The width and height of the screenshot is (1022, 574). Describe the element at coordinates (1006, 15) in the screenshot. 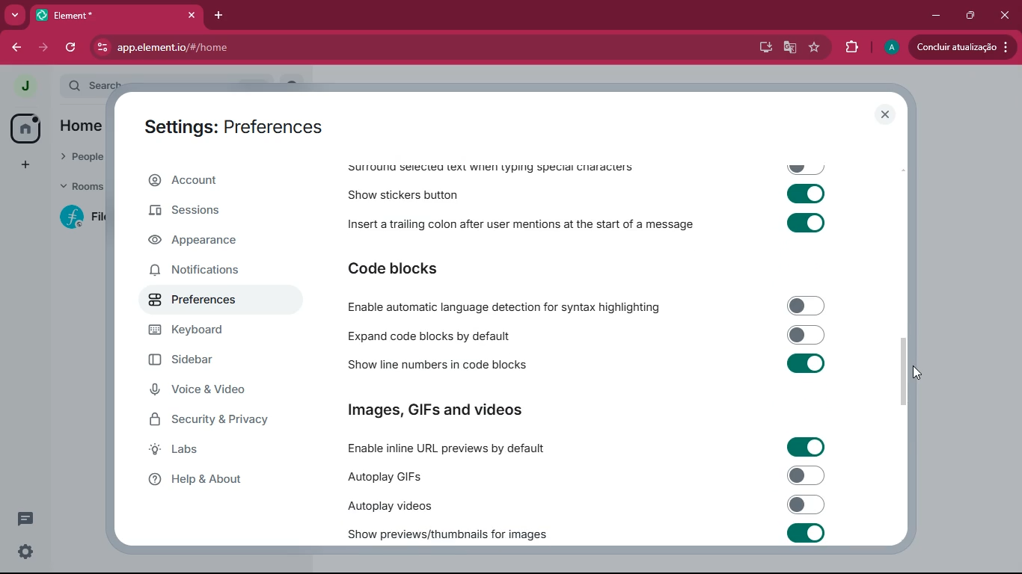

I see `close` at that location.